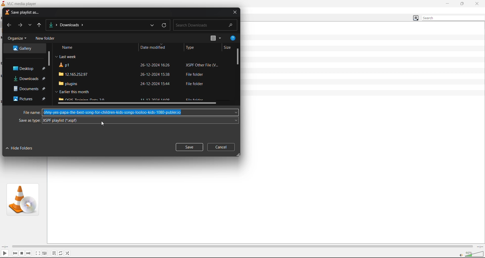  Describe the element at coordinates (71, 92) in the screenshot. I see `Earlier this month` at that location.